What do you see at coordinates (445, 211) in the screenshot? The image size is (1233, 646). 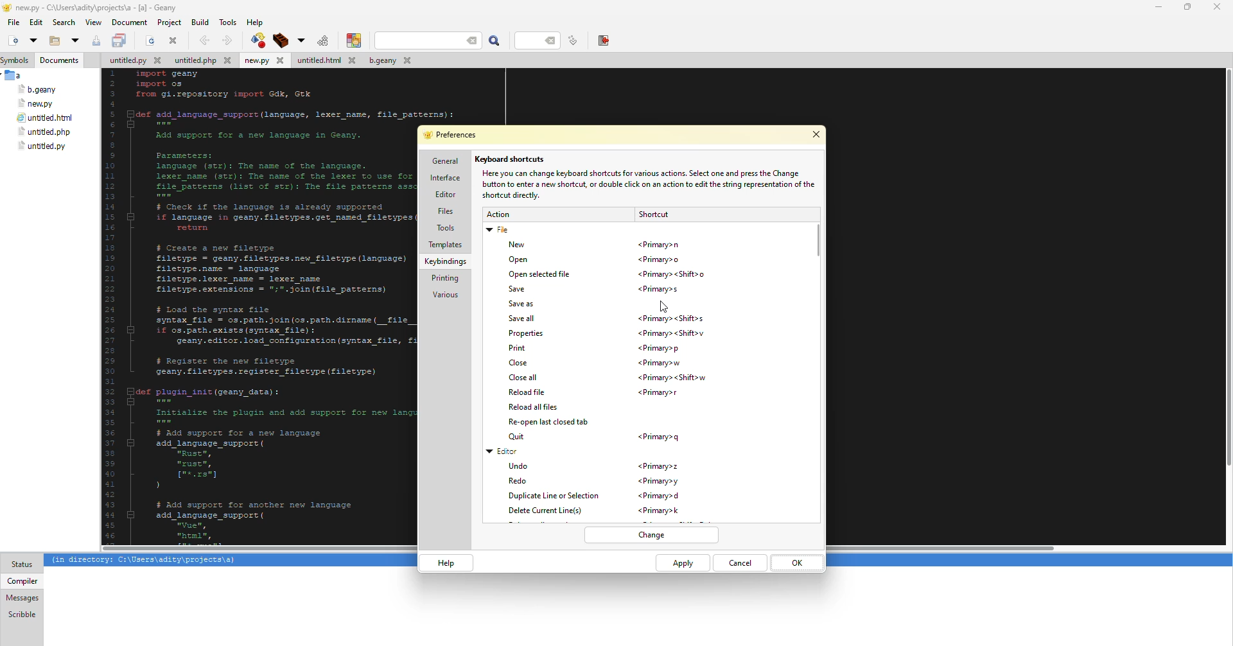 I see `files` at bounding box center [445, 211].